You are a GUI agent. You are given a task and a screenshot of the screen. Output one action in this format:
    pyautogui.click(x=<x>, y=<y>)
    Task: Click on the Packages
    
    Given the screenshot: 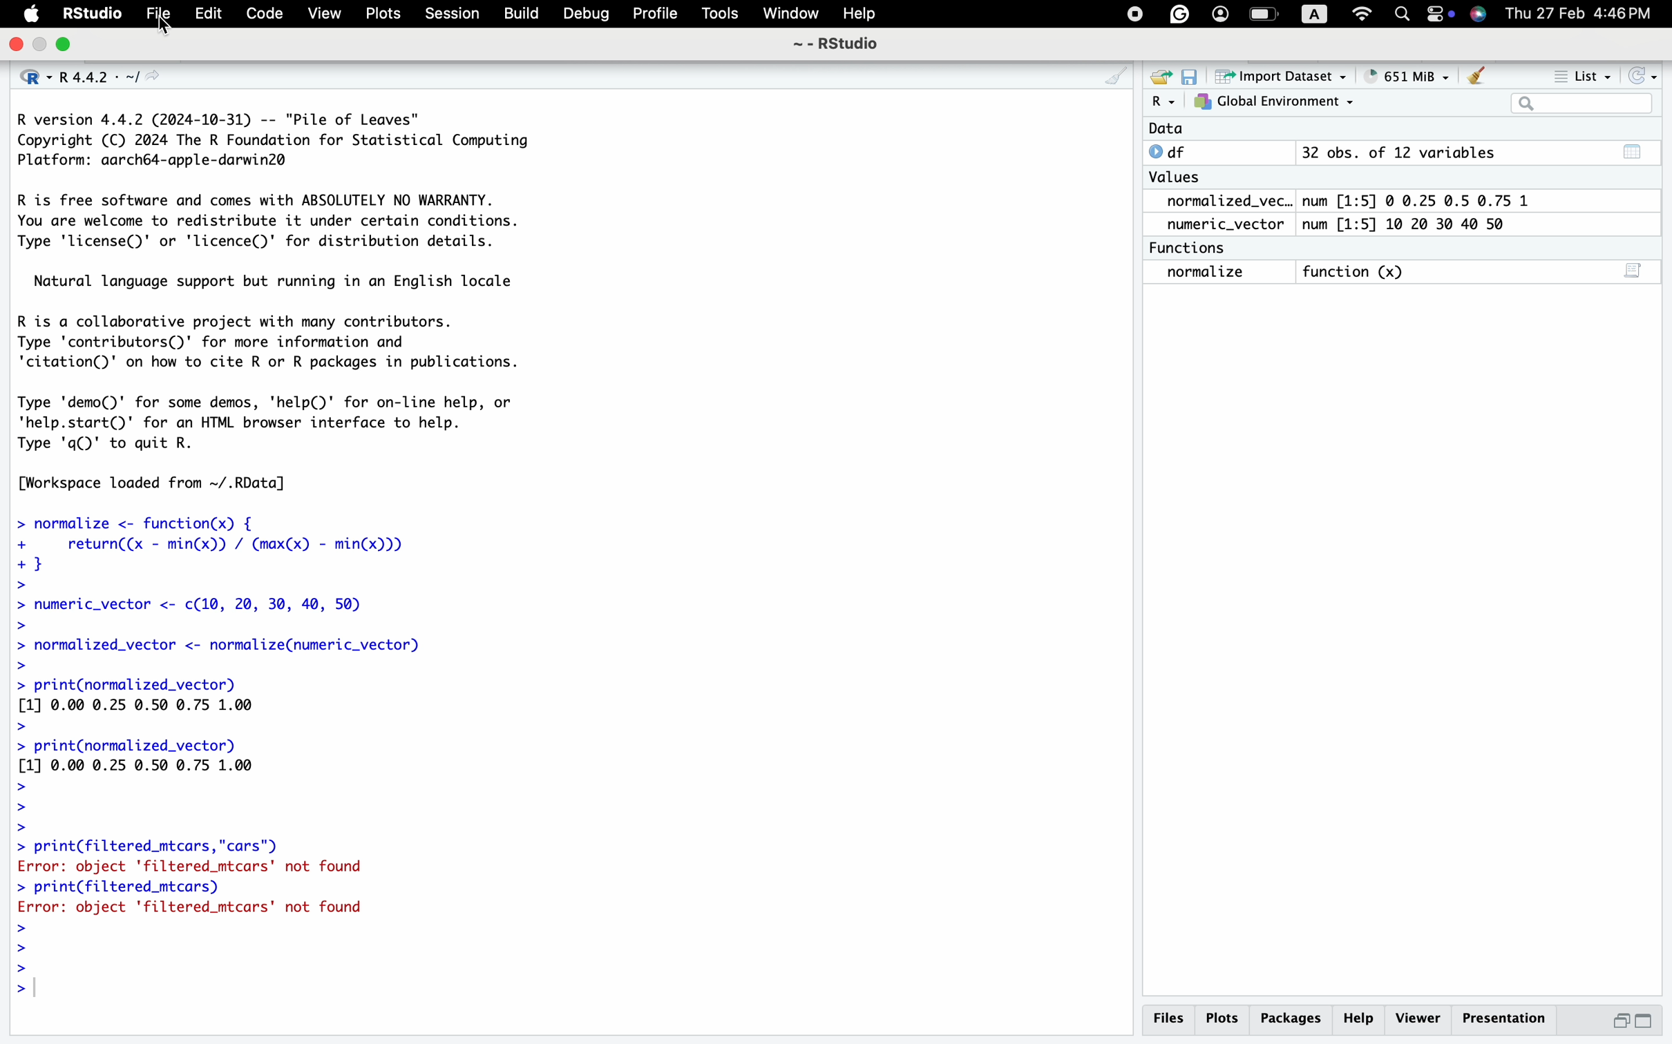 What is the action you would take?
    pyautogui.click(x=1292, y=1019)
    